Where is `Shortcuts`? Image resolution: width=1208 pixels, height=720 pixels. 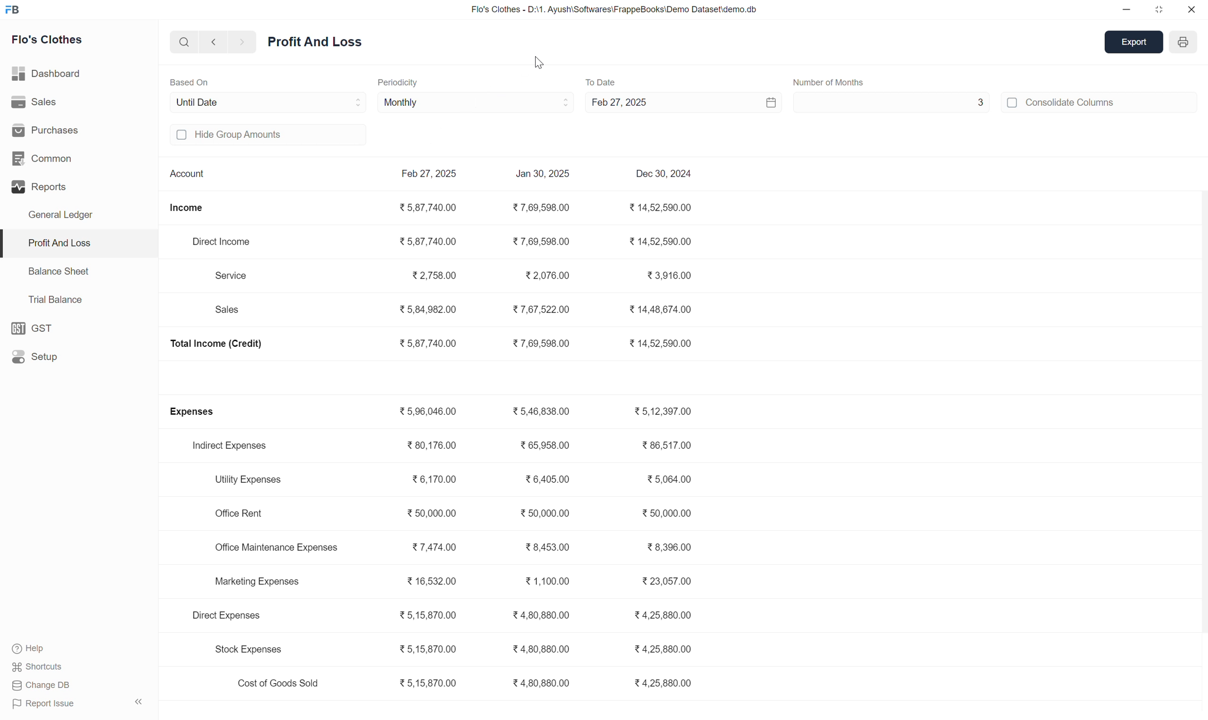 Shortcuts is located at coordinates (42, 666).